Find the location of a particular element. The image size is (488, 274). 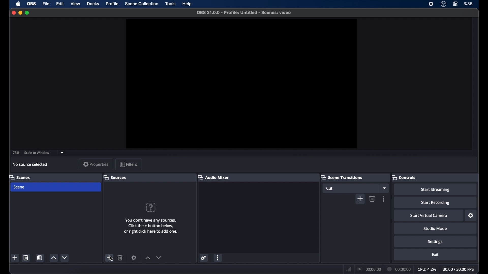

obs is located at coordinates (31, 4).